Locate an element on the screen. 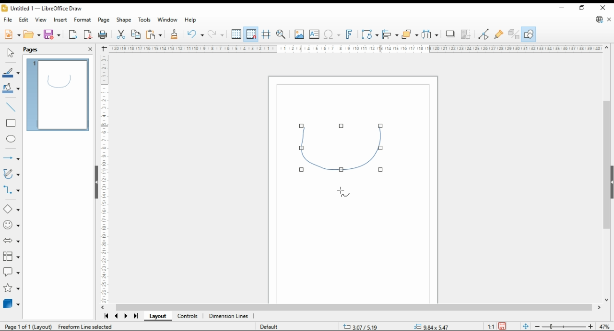 This screenshot has height=331, width=614. -20.93/13.41 is located at coordinates (363, 327).